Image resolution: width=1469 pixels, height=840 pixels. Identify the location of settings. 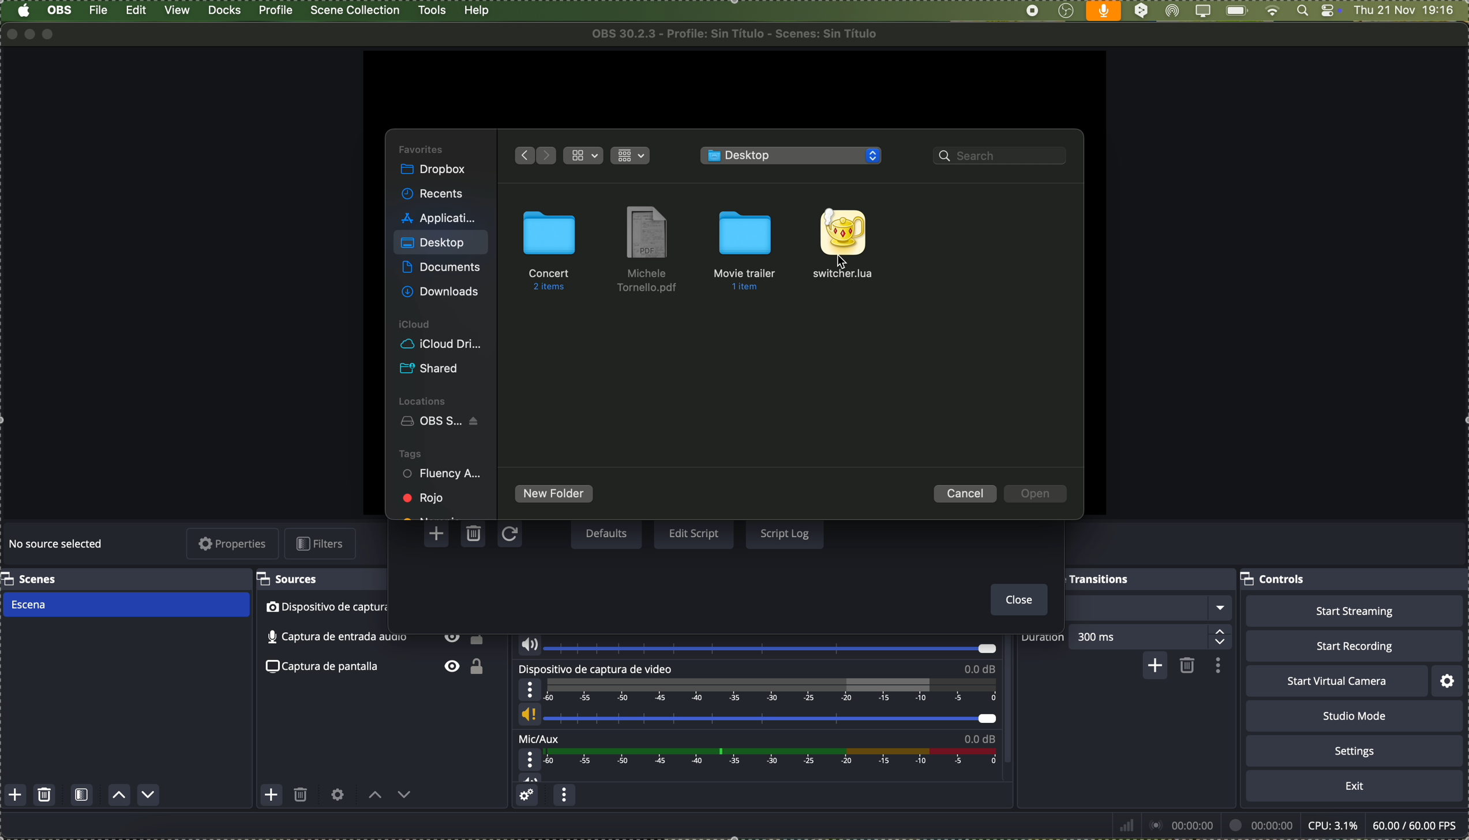
(1355, 750).